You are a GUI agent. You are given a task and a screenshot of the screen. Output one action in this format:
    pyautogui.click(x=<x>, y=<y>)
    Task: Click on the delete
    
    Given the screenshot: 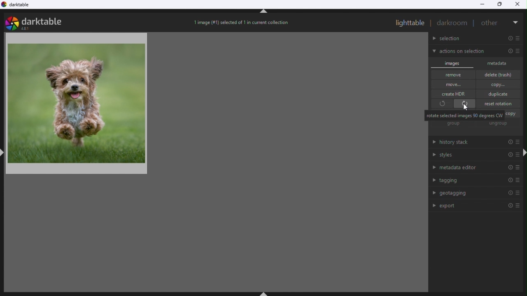 What is the action you would take?
    pyautogui.click(x=501, y=74)
    